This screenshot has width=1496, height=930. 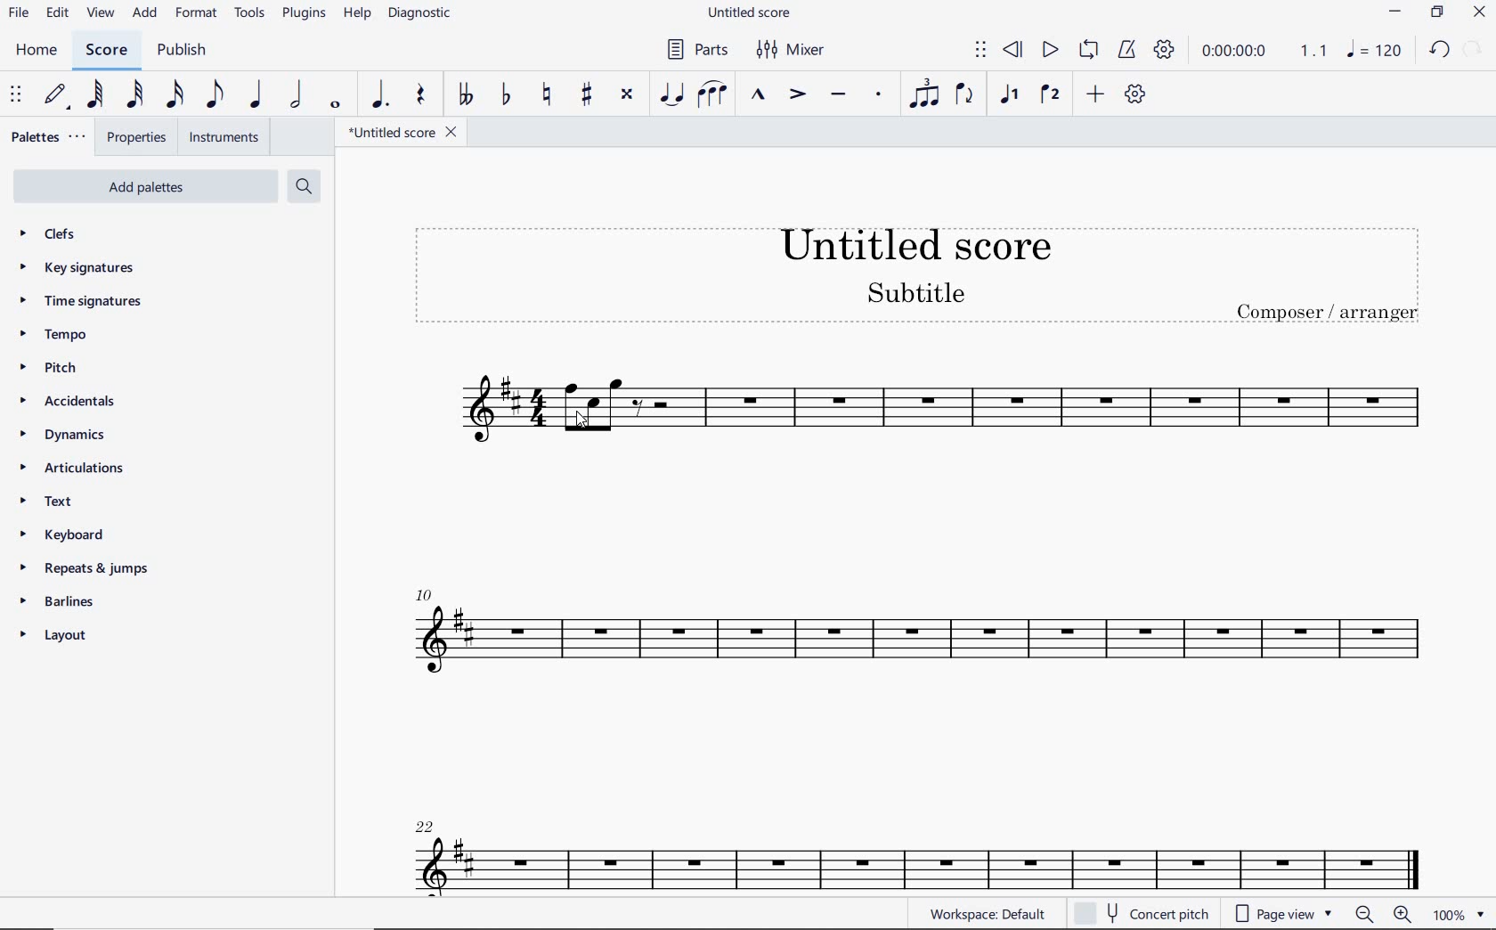 What do you see at coordinates (95, 94) in the screenshot?
I see `64TH NOTE` at bounding box center [95, 94].